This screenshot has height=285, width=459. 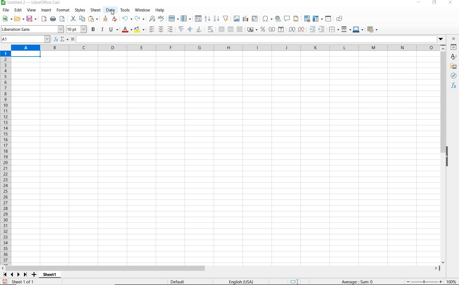 What do you see at coordinates (231, 29) in the screenshot?
I see `merge cells` at bounding box center [231, 29].